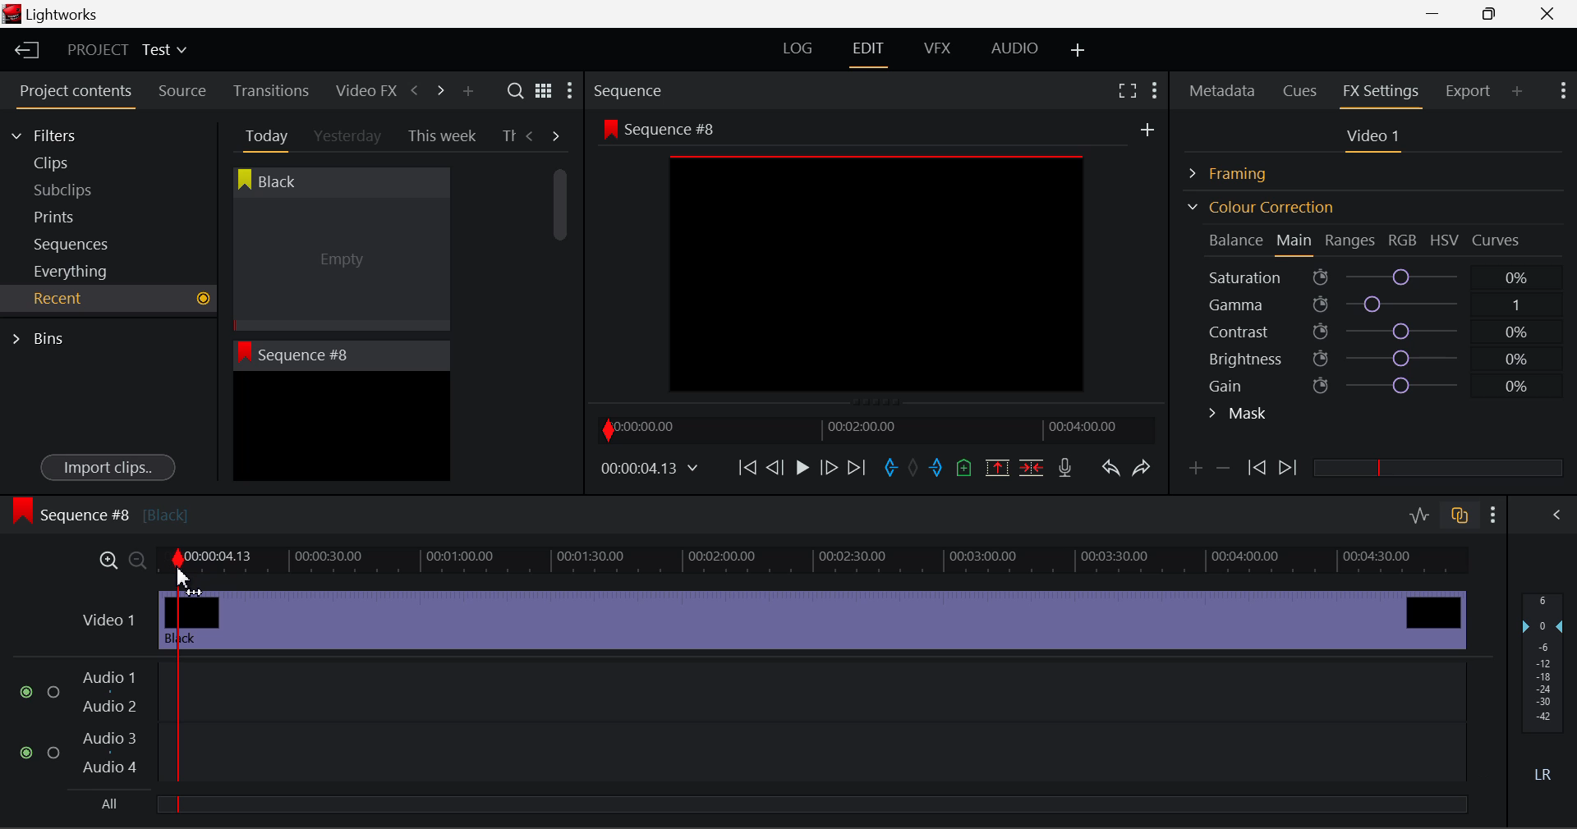 This screenshot has width=1577, height=829. Describe the element at coordinates (857, 468) in the screenshot. I see `To End` at that location.